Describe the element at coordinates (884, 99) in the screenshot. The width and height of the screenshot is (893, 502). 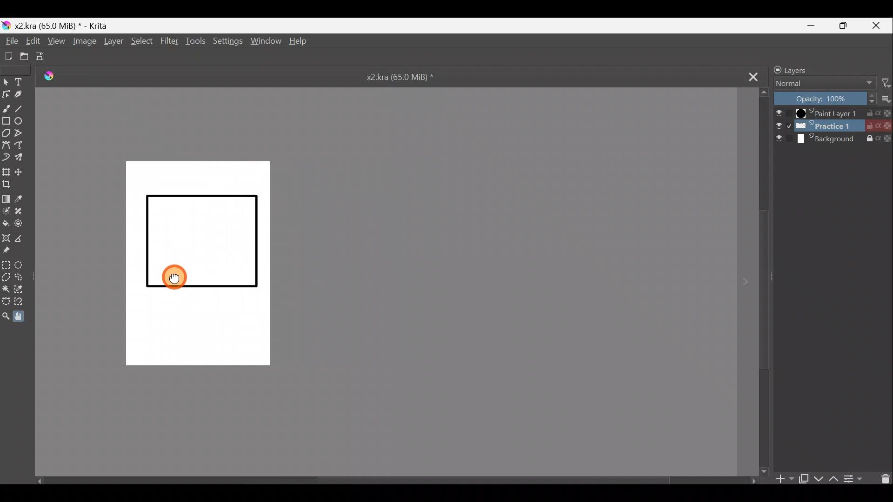
I see `More` at that location.